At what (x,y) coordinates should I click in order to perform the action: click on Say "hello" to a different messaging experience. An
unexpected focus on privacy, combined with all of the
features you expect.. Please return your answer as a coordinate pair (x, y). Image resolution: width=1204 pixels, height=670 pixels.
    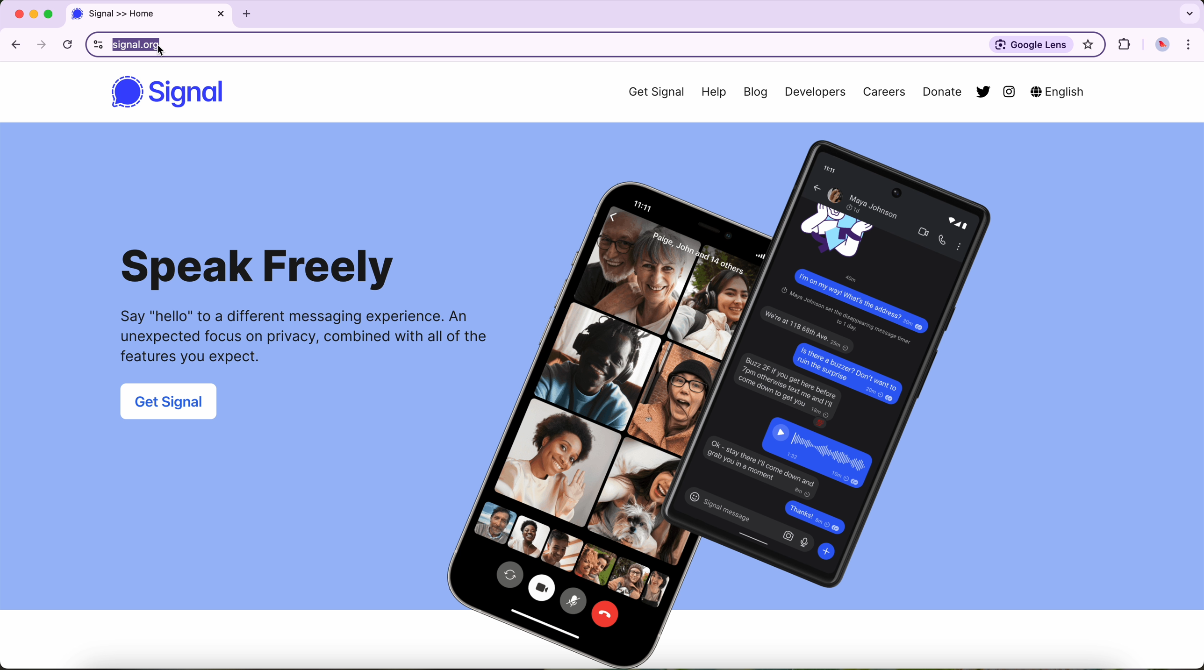
    Looking at the image, I should click on (294, 340).